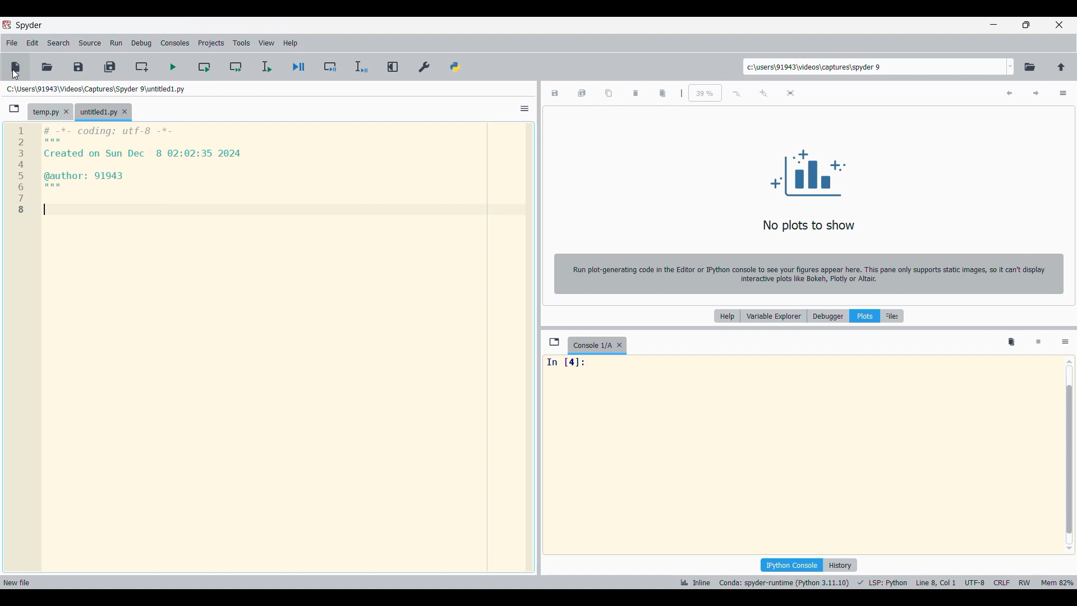 The width and height of the screenshot is (1077, 606). What do you see at coordinates (211, 43) in the screenshot?
I see `Projects menu` at bounding box center [211, 43].